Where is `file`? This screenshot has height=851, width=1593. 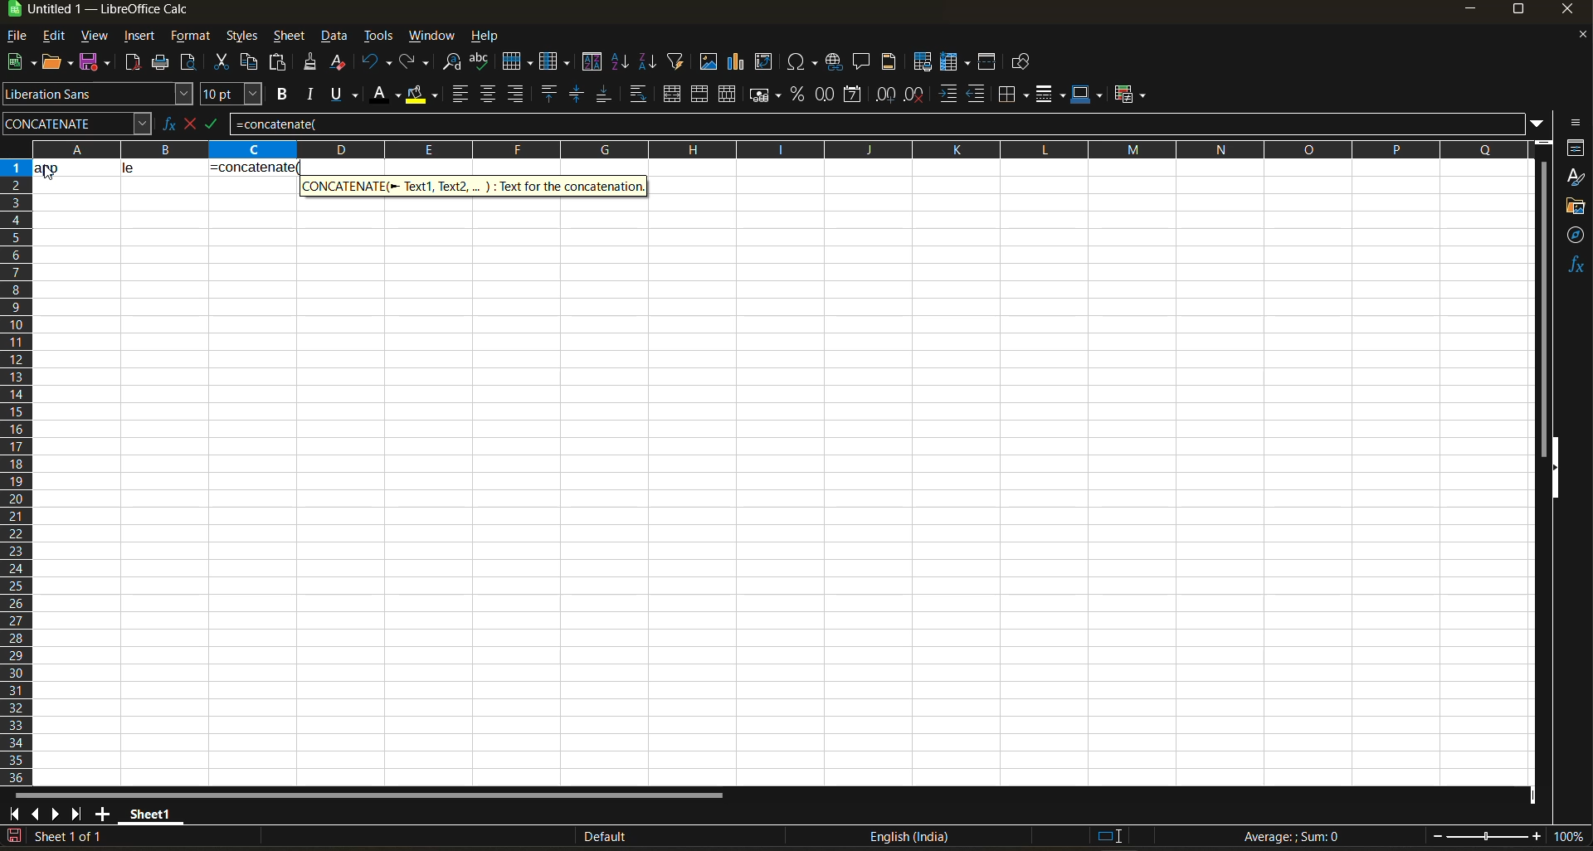 file is located at coordinates (22, 37).